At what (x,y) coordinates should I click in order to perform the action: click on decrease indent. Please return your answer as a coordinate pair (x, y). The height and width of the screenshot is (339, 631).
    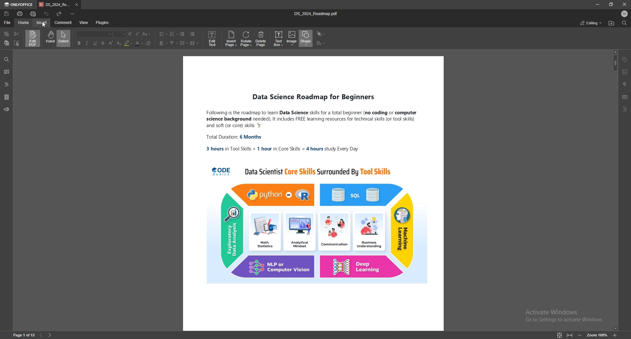
    Looking at the image, I should click on (183, 34).